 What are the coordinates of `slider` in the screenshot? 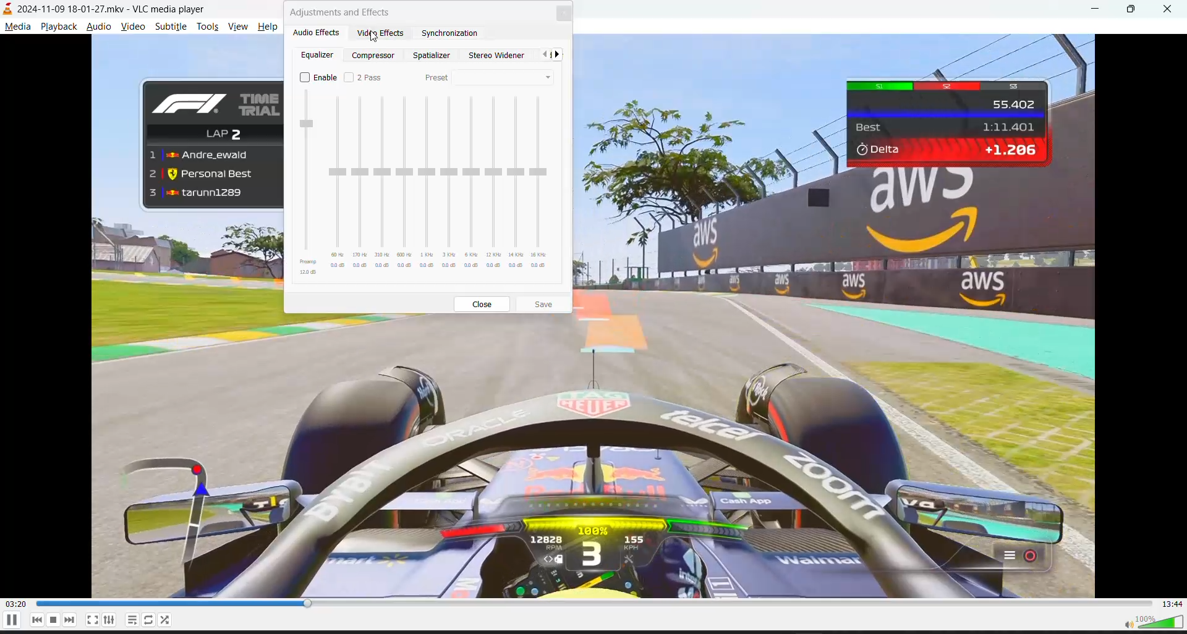 It's located at (472, 181).